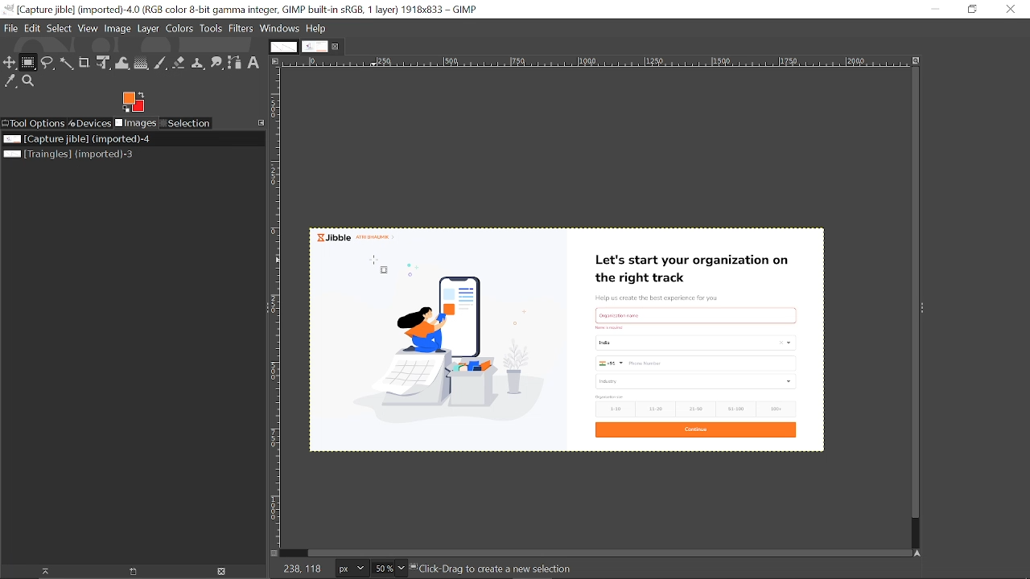 This screenshot has height=579, width=1030. What do you see at coordinates (89, 29) in the screenshot?
I see `View` at bounding box center [89, 29].